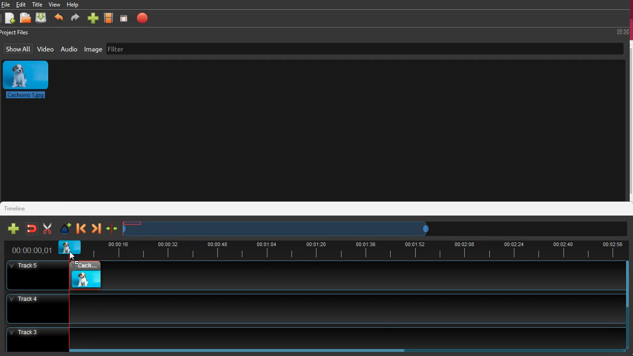 Image resolution: width=633 pixels, height=356 pixels. I want to click on timeframe, so click(277, 228).